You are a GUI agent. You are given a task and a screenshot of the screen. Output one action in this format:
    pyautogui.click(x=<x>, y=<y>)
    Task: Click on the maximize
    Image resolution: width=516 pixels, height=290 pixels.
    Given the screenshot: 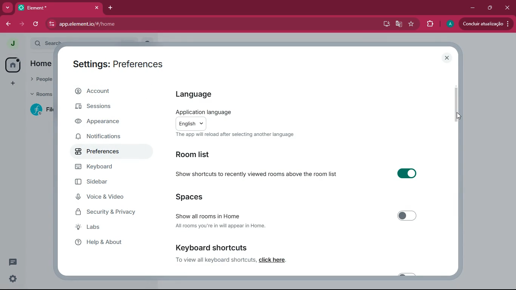 What is the action you would take?
    pyautogui.click(x=491, y=7)
    